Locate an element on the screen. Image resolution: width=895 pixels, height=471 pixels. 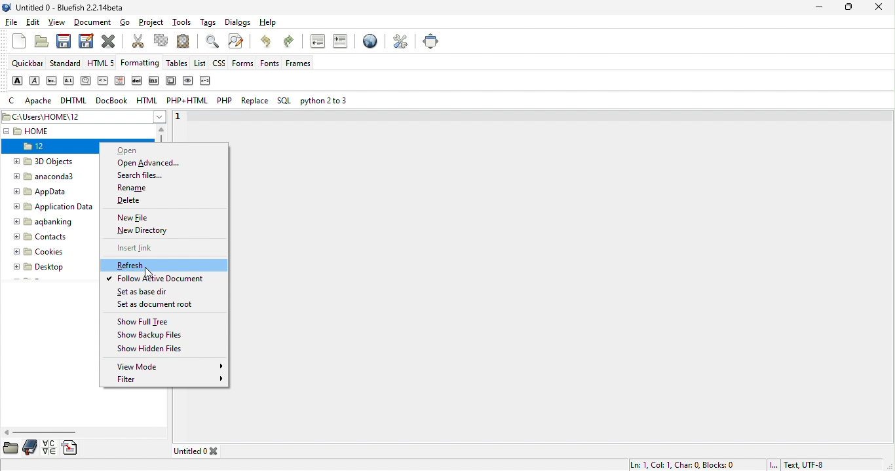
redo is located at coordinates (293, 44).